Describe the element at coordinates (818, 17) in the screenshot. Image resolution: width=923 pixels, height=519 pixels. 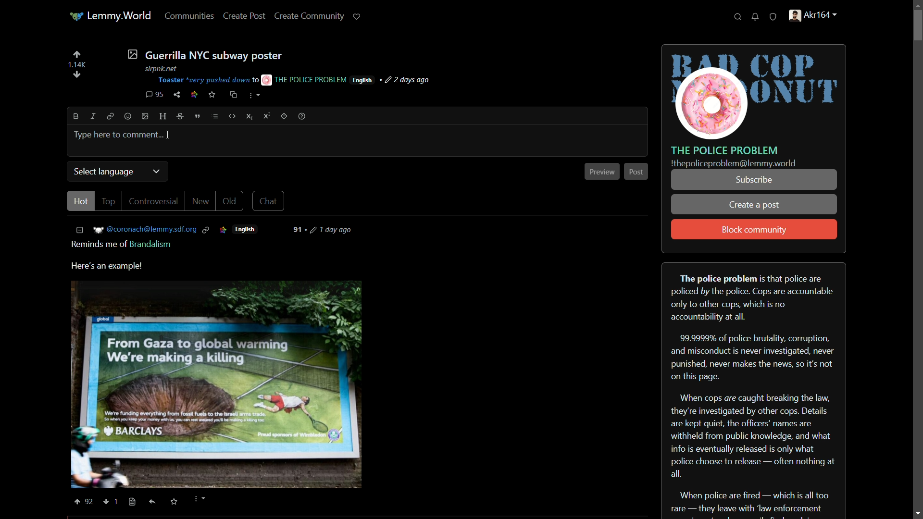
I see `handle` at that location.